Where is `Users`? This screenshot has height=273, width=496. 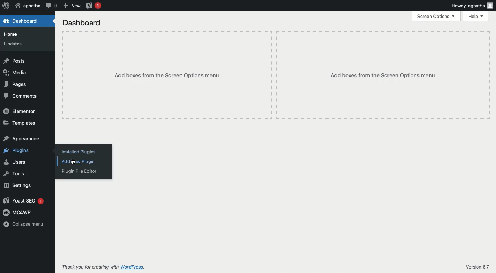
Users is located at coordinates (15, 162).